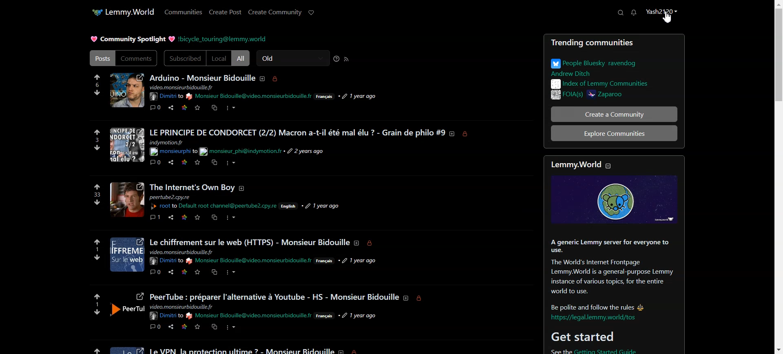  What do you see at coordinates (96, 77) in the screenshot?
I see `Upvote` at bounding box center [96, 77].